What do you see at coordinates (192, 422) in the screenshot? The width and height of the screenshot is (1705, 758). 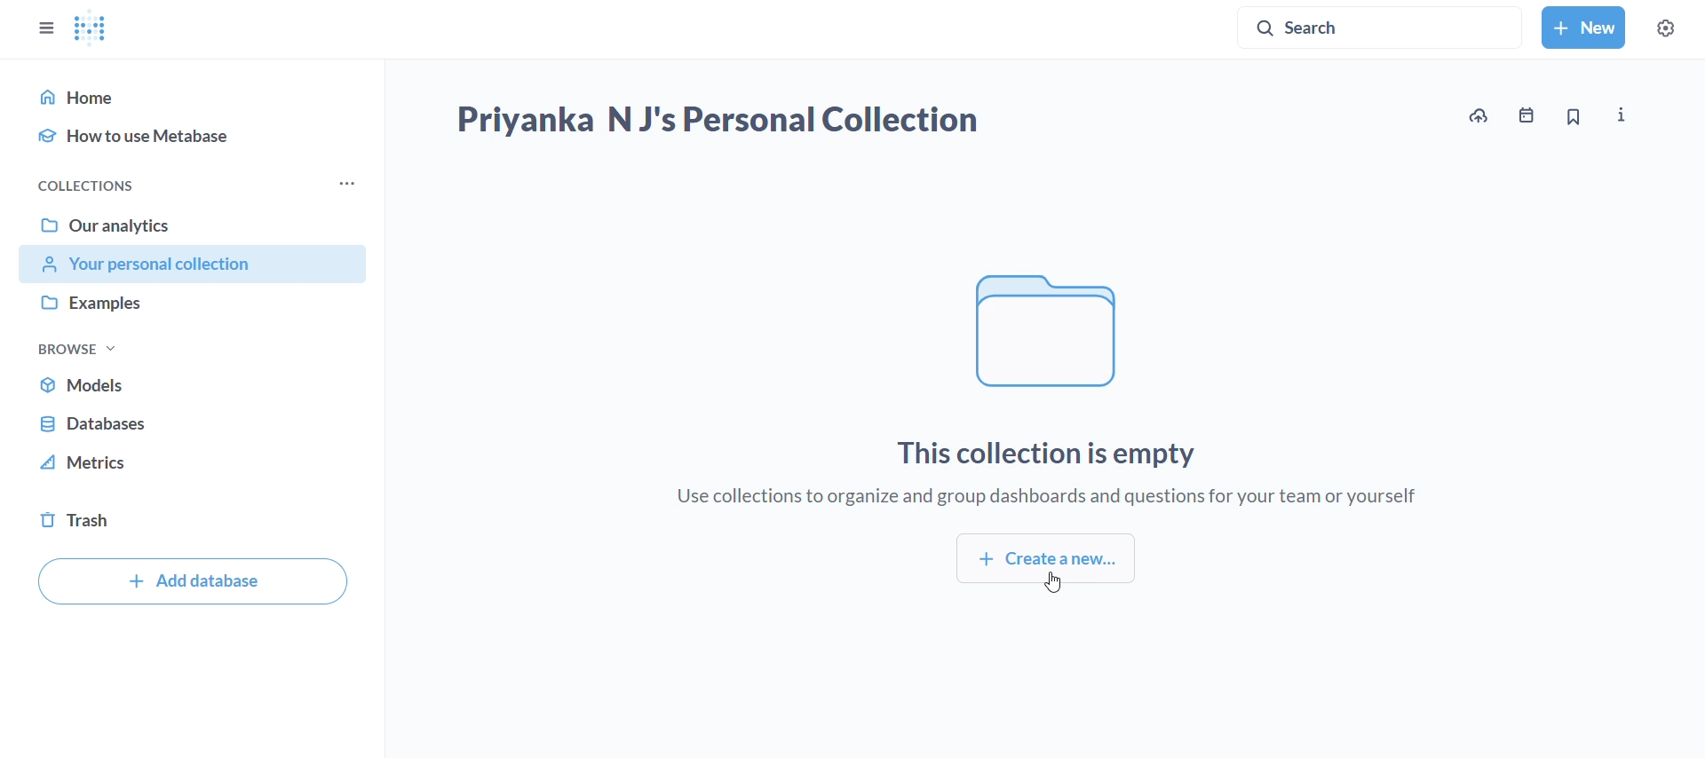 I see `database` at bounding box center [192, 422].